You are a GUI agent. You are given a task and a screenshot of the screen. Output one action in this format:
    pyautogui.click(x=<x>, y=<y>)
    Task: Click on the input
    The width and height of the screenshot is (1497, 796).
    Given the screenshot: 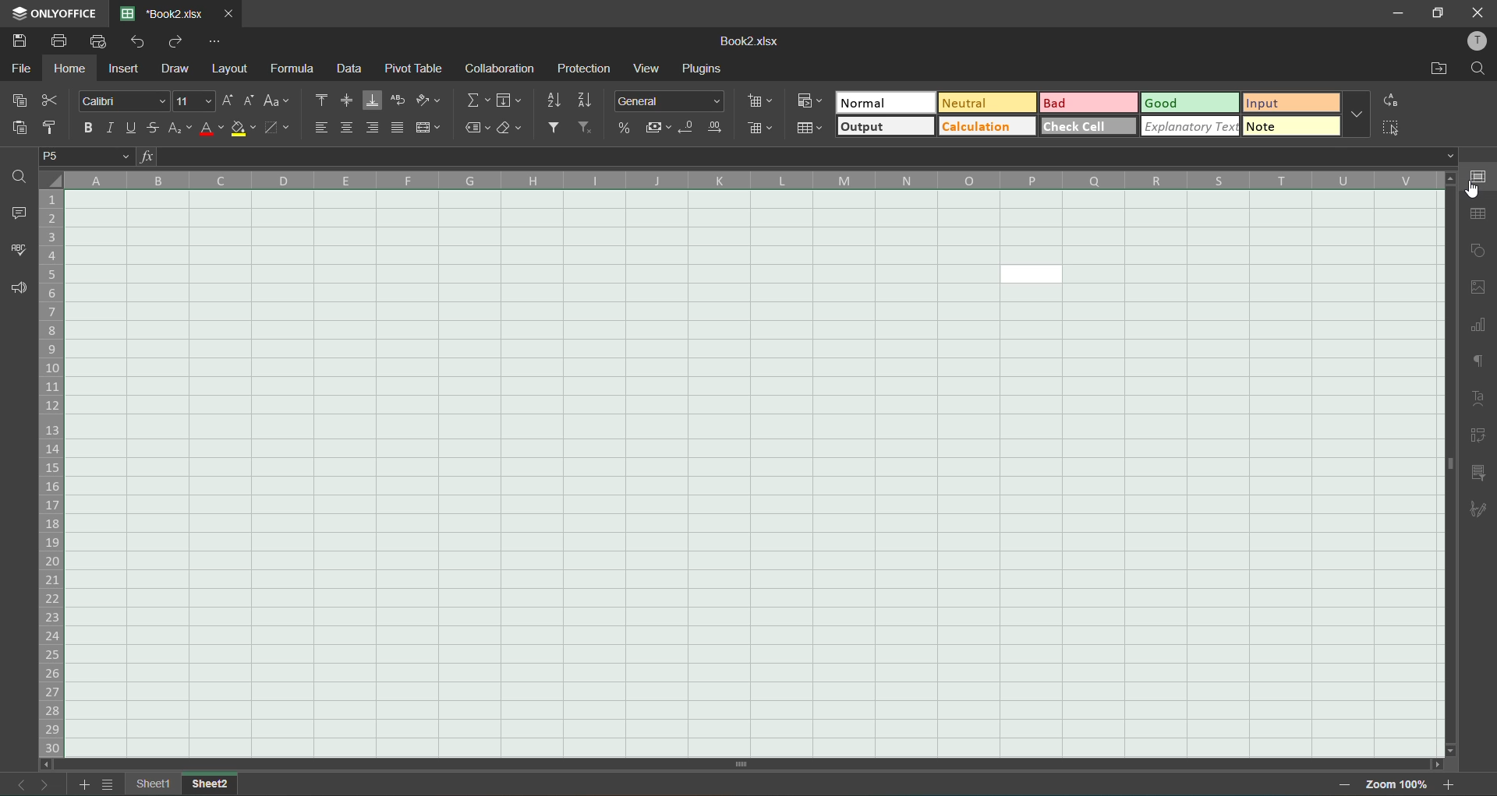 What is the action you would take?
    pyautogui.click(x=1290, y=103)
    